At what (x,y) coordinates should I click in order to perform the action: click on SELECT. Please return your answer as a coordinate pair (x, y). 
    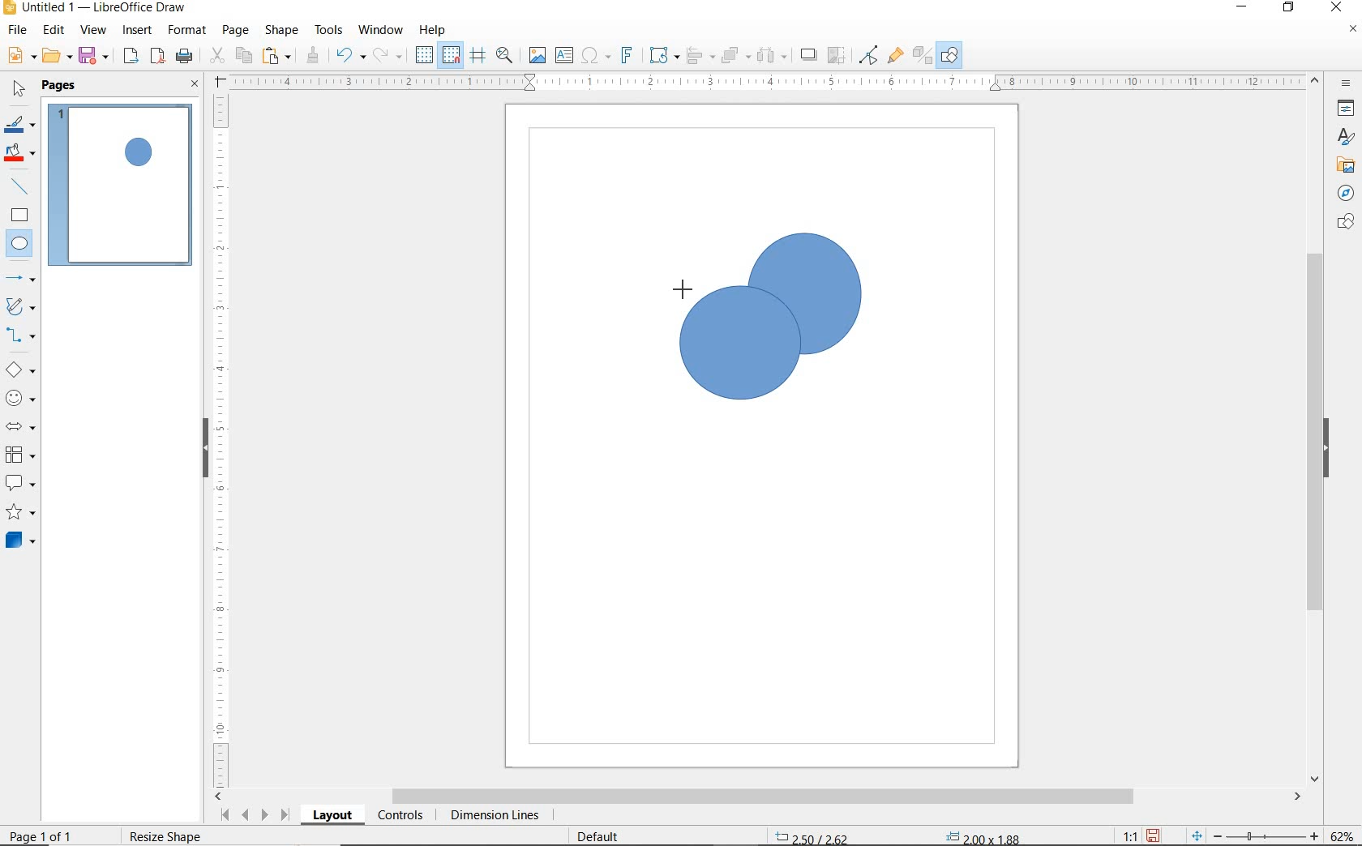
    Looking at the image, I should click on (19, 90).